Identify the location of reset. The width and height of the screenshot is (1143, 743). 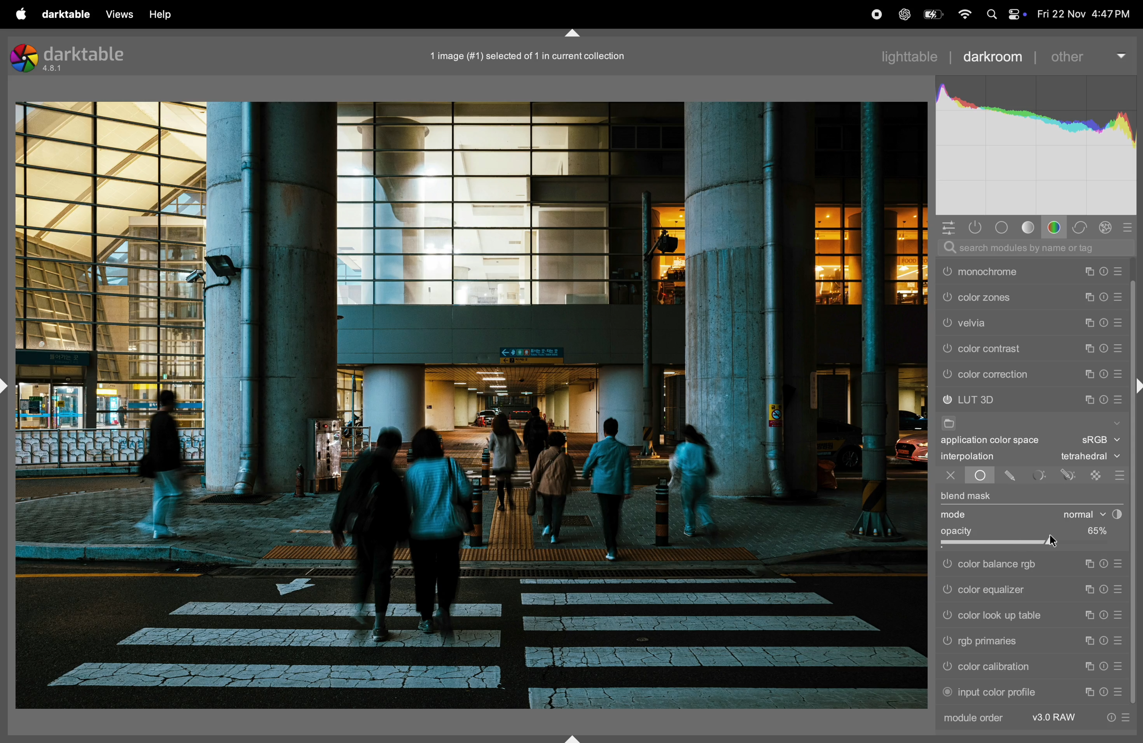
(1104, 642).